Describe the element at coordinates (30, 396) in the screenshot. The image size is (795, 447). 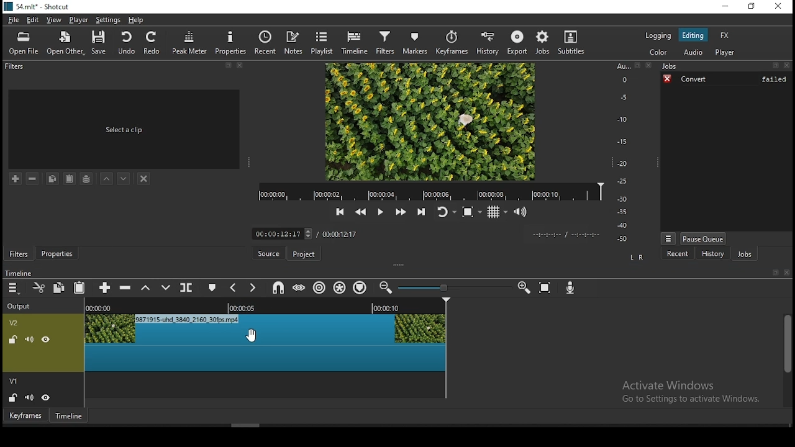
I see `(un)mute` at that location.